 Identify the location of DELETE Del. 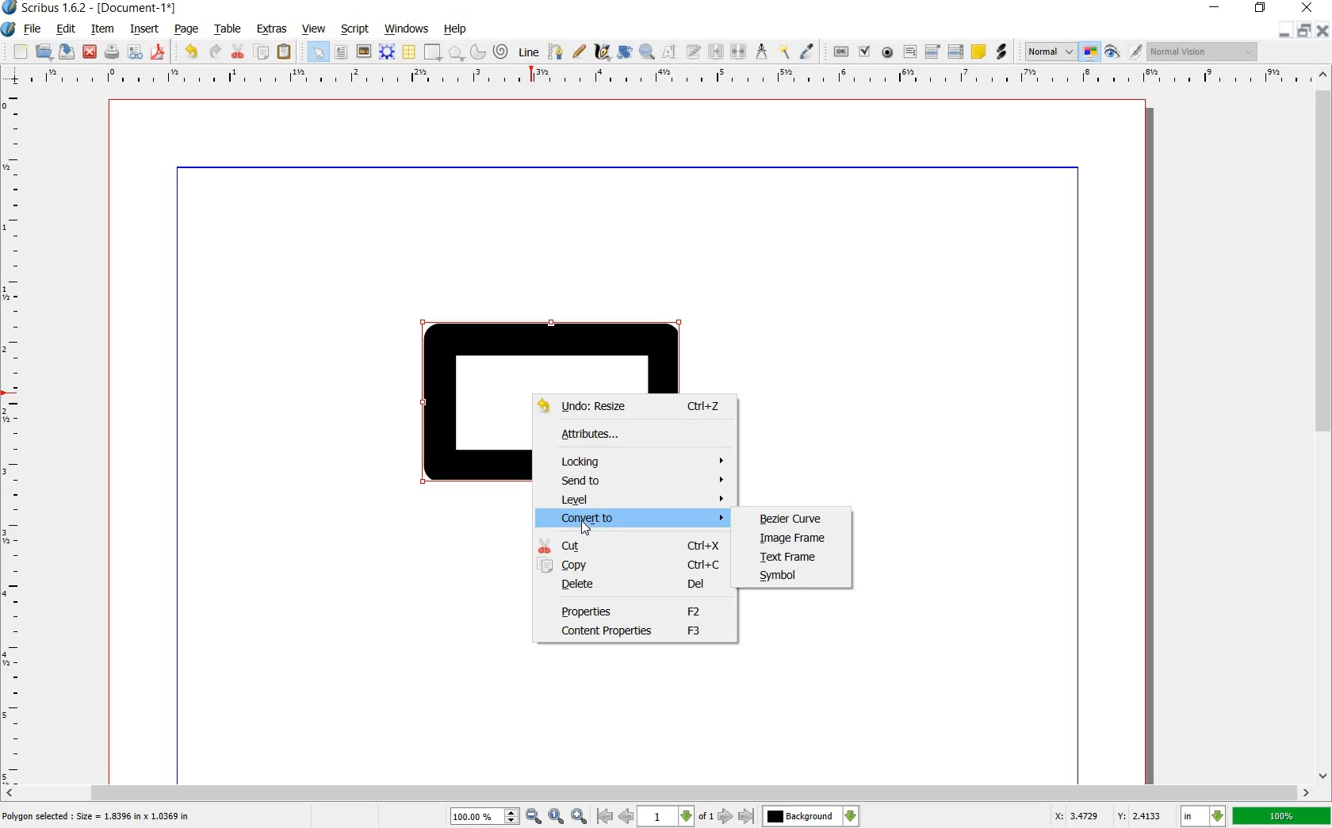
(637, 587).